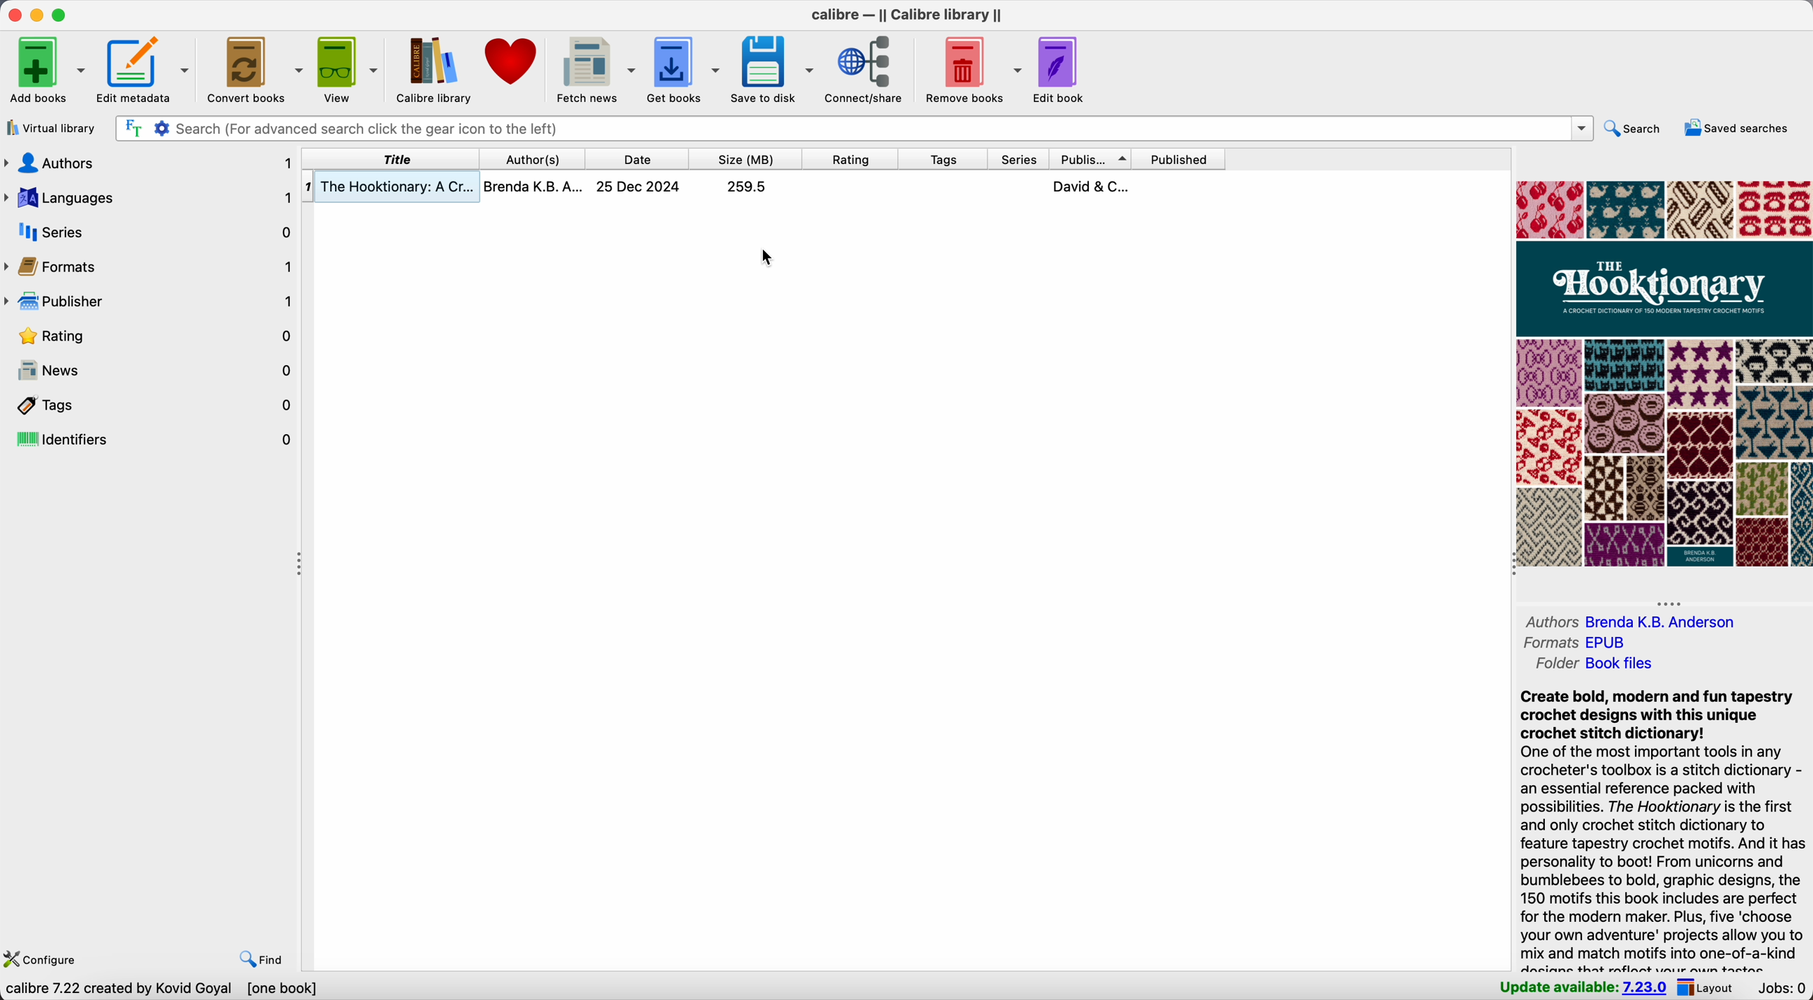 This screenshot has height=1000, width=1813. What do you see at coordinates (1063, 69) in the screenshot?
I see `edit book` at bounding box center [1063, 69].